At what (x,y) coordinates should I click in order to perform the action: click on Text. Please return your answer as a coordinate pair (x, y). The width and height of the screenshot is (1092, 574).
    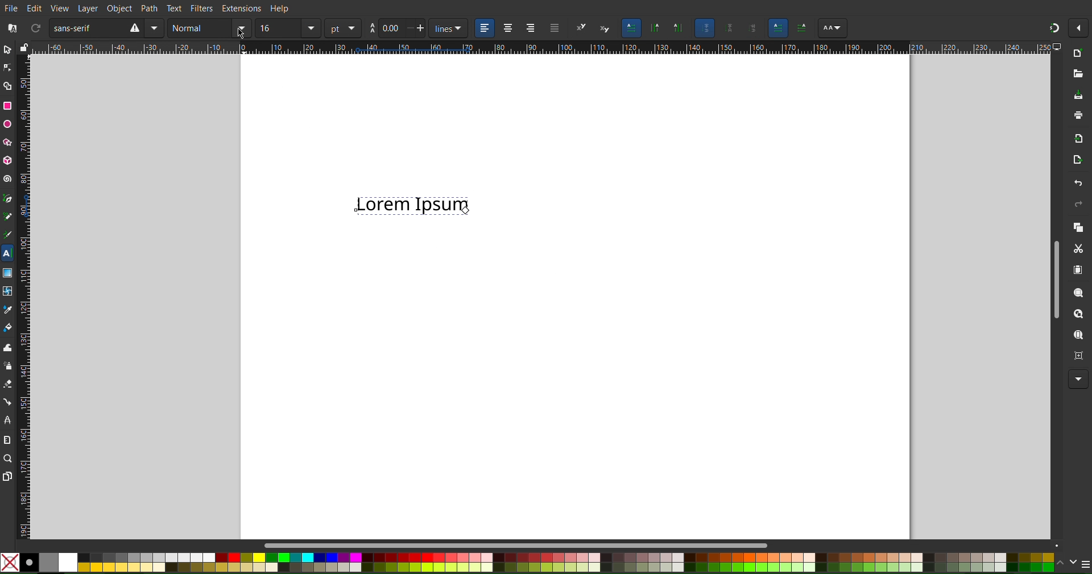
    Looking at the image, I should click on (175, 8).